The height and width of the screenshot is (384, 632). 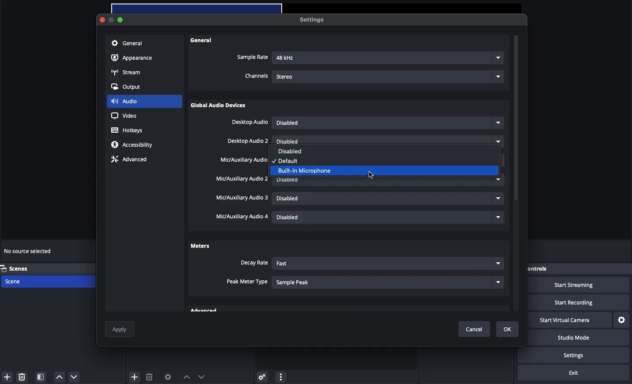 What do you see at coordinates (310, 170) in the screenshot?
I see `Built in mic` at bounding box center [310, 170].